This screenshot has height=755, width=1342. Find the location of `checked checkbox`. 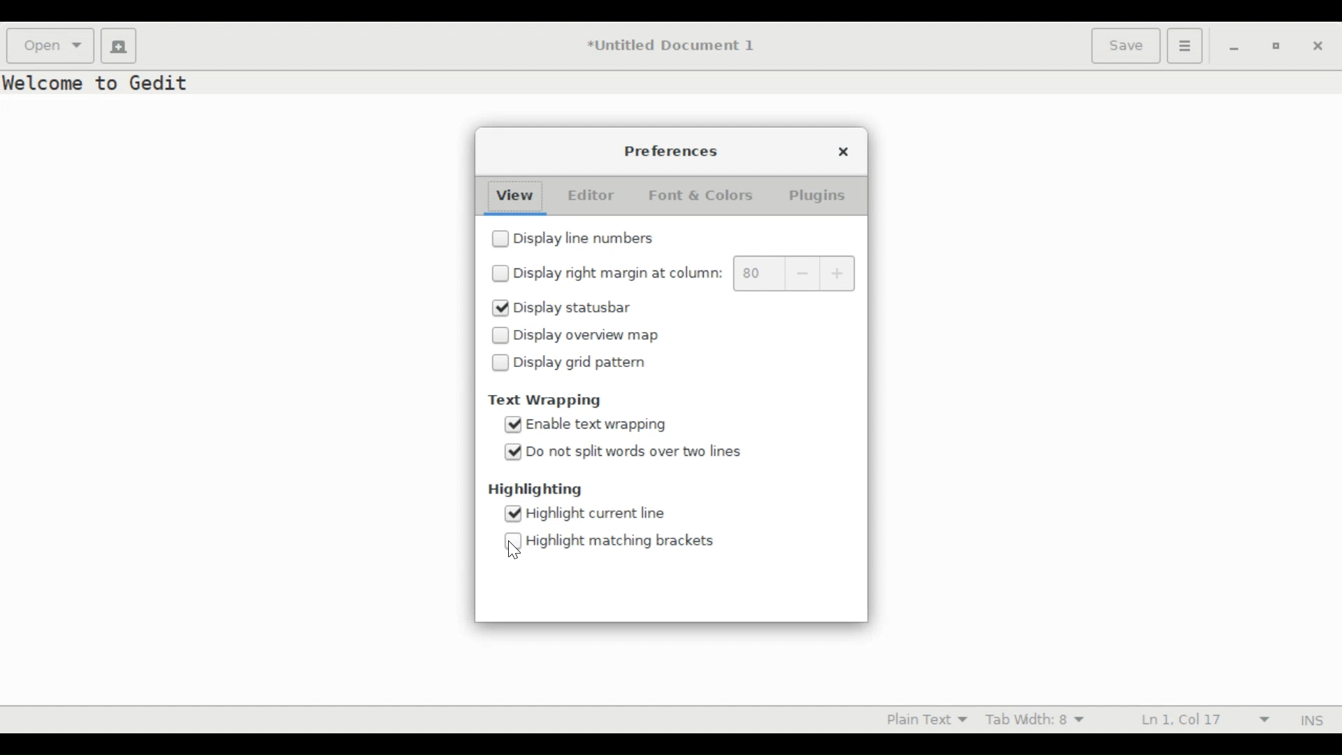

checked checkbox is located at coordinates (513, 452).